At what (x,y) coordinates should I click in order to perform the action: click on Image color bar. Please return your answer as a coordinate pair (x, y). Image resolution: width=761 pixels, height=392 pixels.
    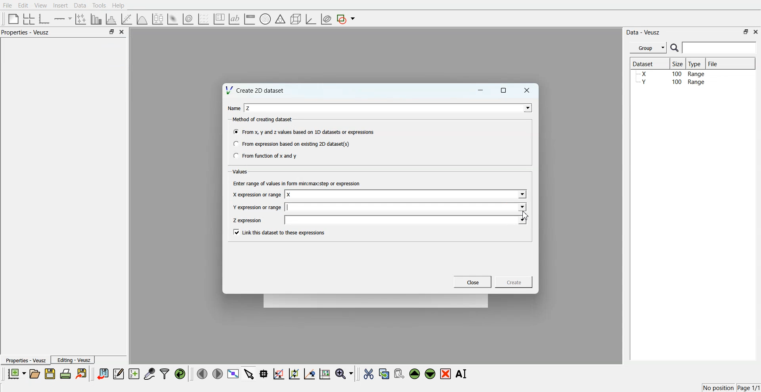
    Looking at the image, I should click on (250, 19).